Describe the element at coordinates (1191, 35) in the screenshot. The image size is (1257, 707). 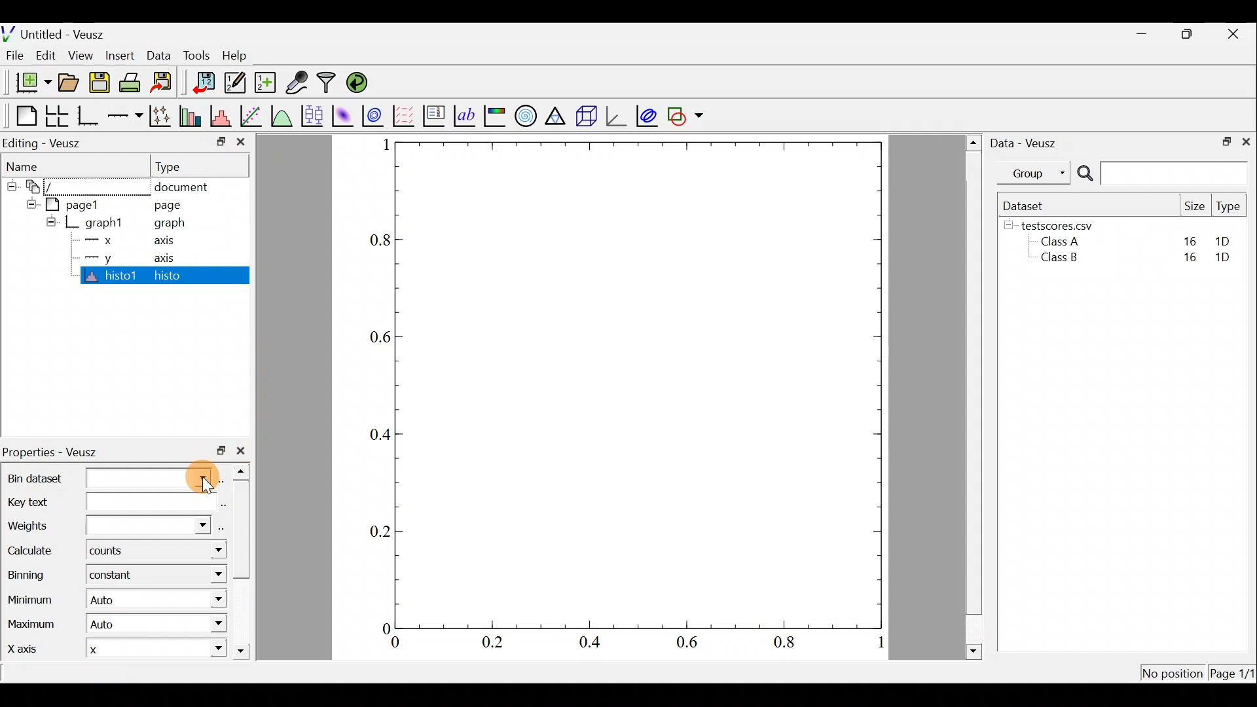
I see `Restore down` at that location.